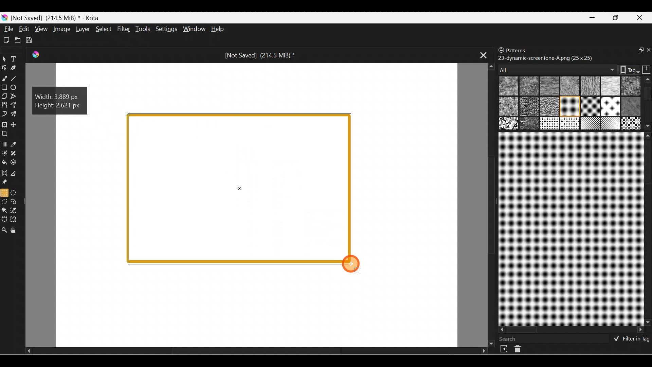  Describe the element at coordinates (505, 349) in the screenshot. I see `Import resource` at that location.